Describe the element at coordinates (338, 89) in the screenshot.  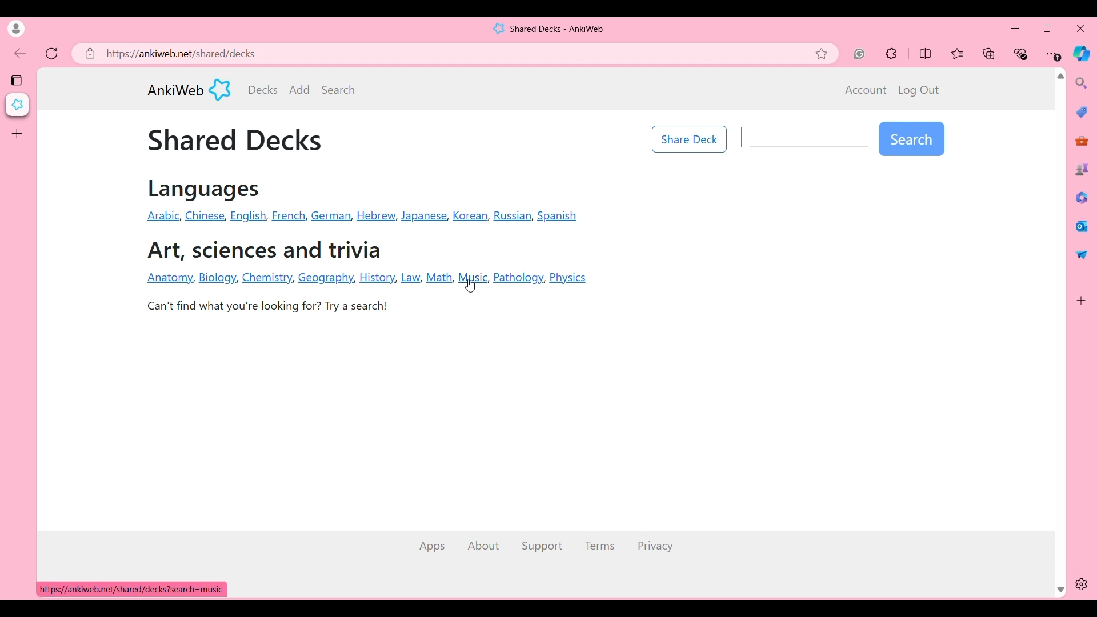
I see `Search` at that location.